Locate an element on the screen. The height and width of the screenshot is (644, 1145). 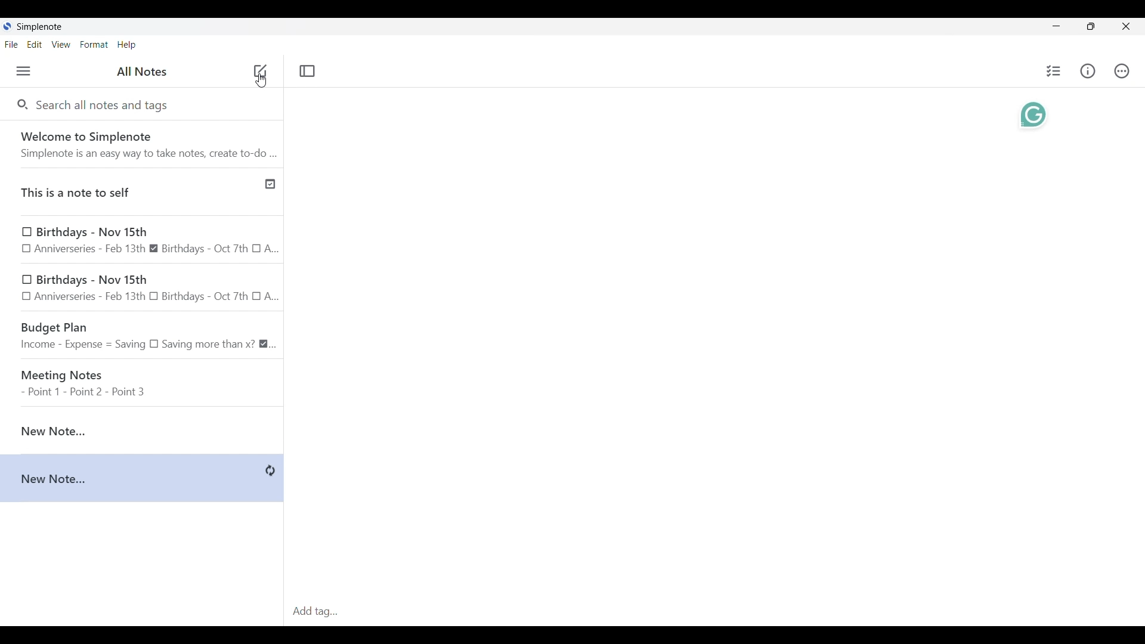
Minimize is located at coordinates (1056, 26).